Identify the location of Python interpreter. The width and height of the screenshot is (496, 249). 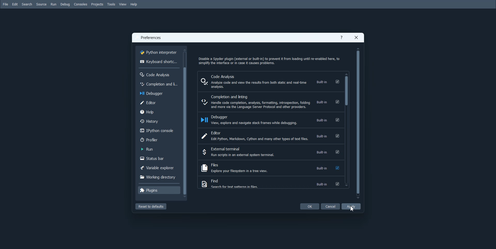
(159, 52).